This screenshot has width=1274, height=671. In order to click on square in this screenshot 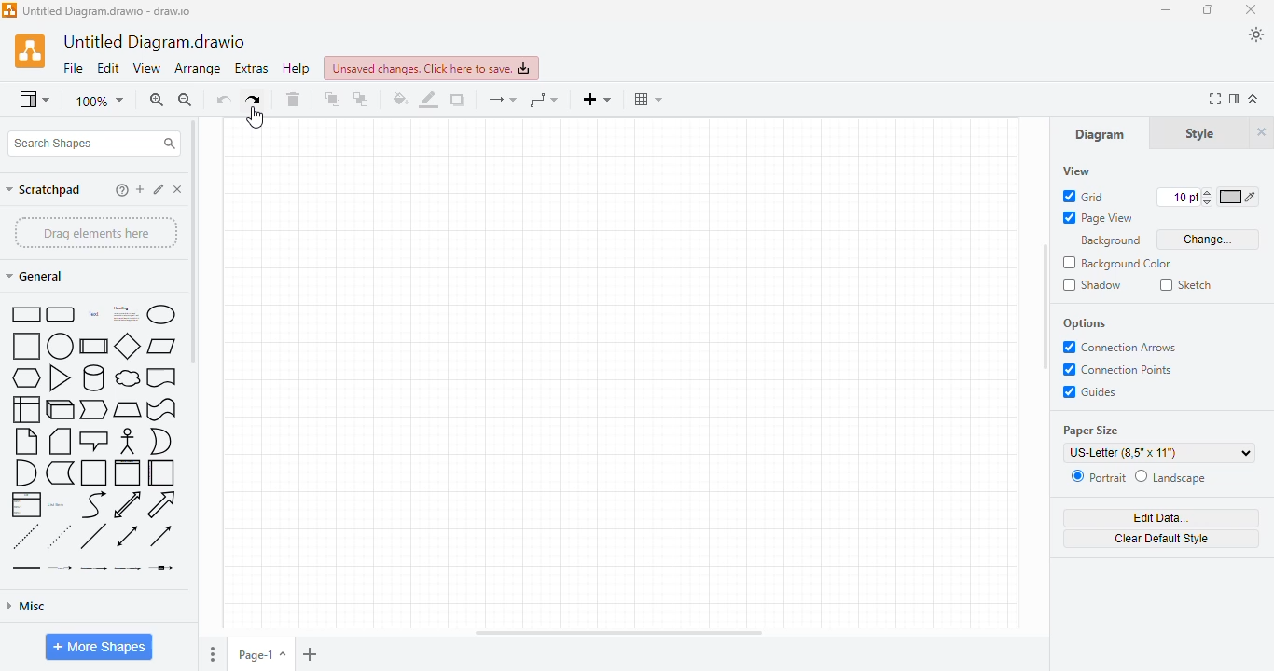, I will do `click(25, 347)`.